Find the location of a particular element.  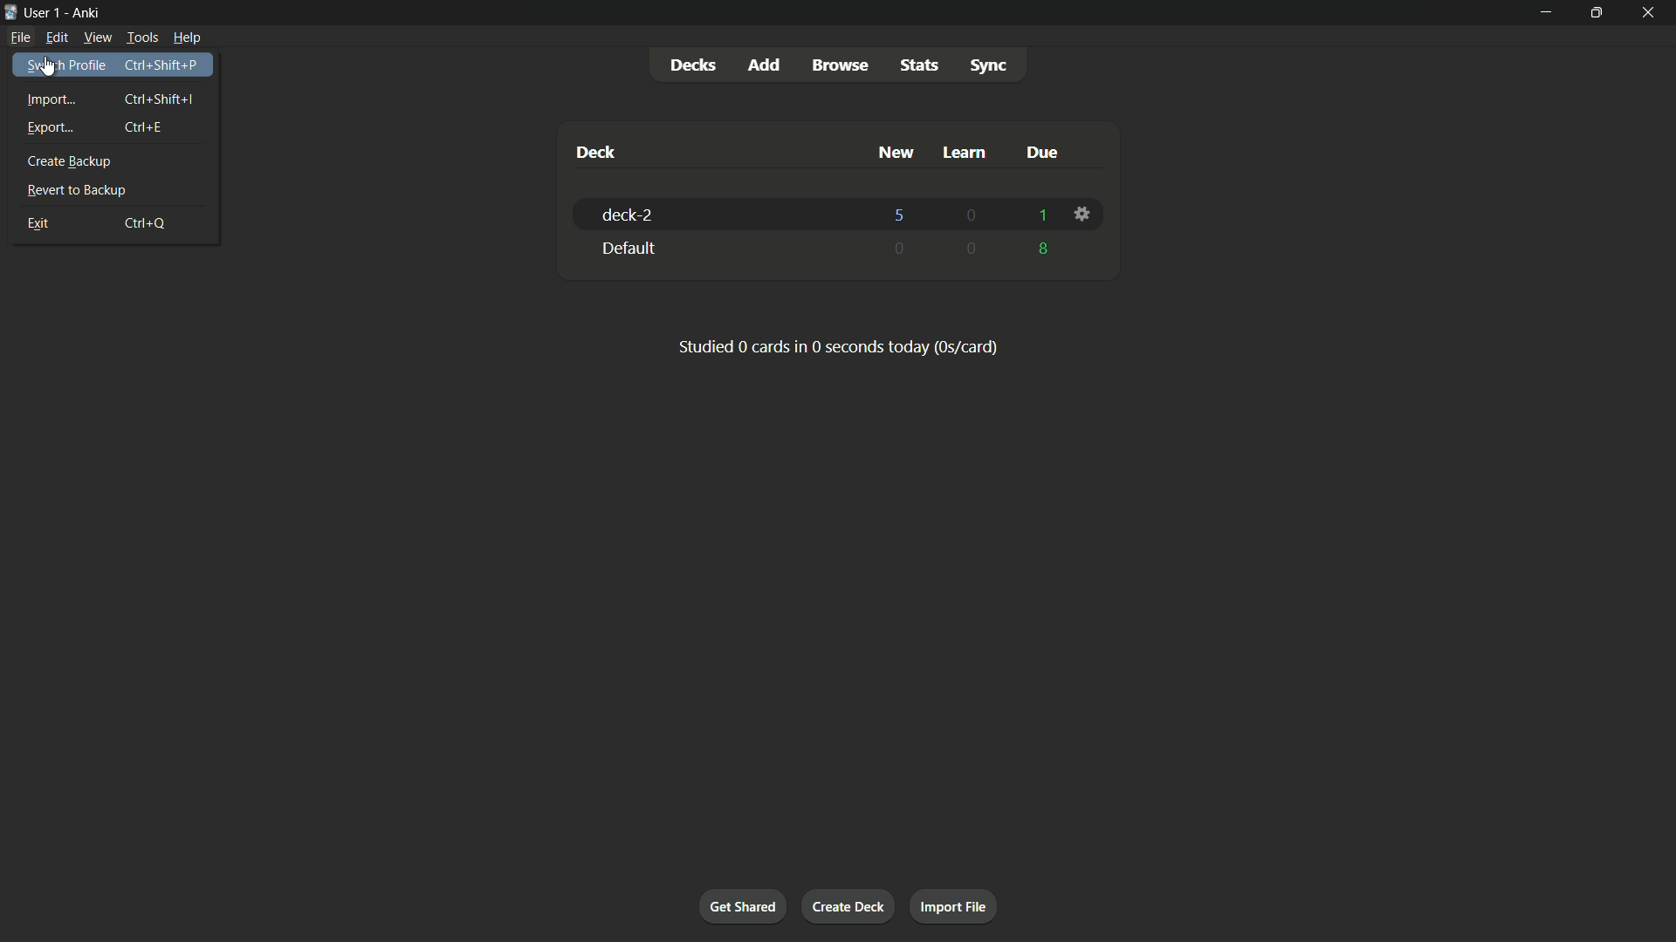

close app is located at coordinates (1650, 13).